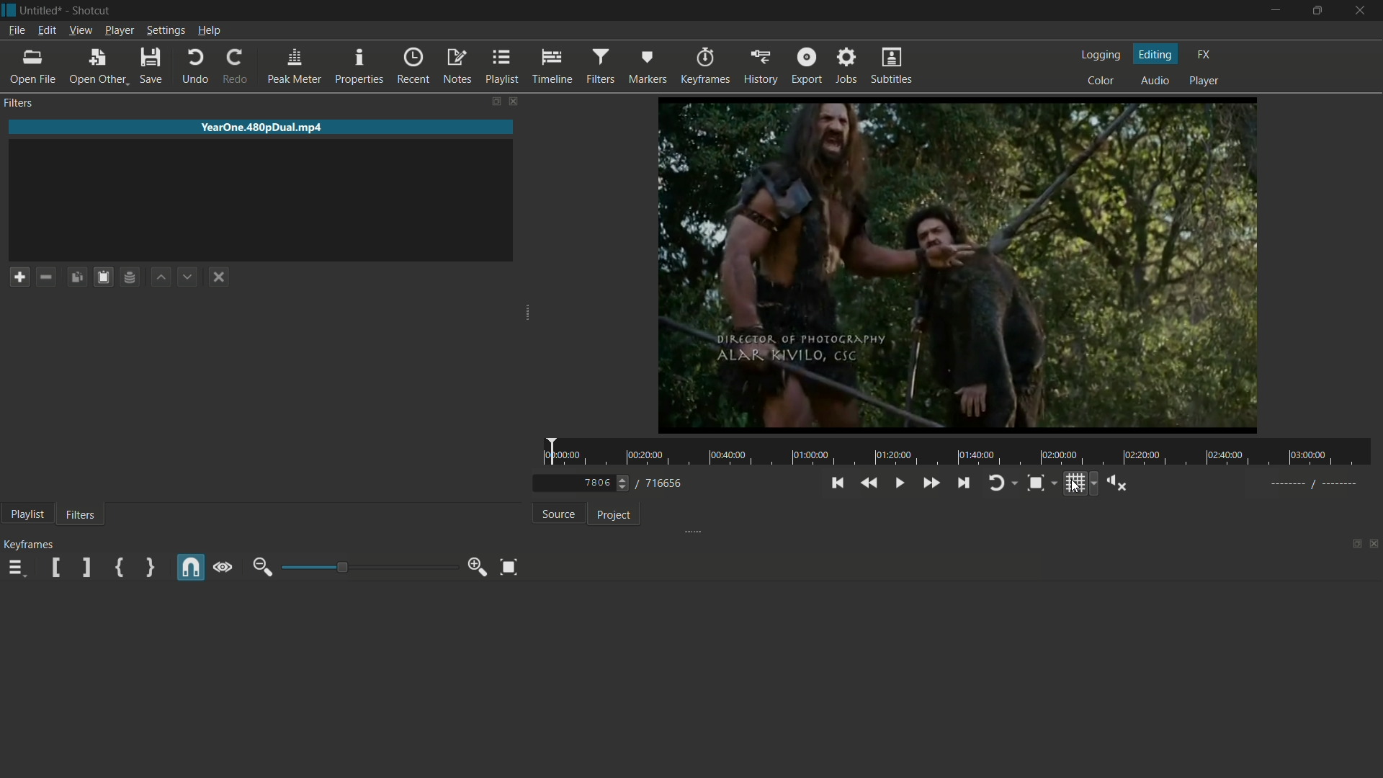 Image resolution: width=1383 pixels, height=778 pixels. I want to click on current frame, so click(596, 483).